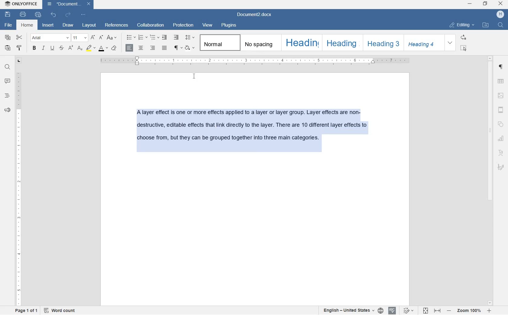 The image size is (508, 315). What do you see at coordinates (501, 167) in the screenshot?
I see `signature` at bounding box center [501, 167].